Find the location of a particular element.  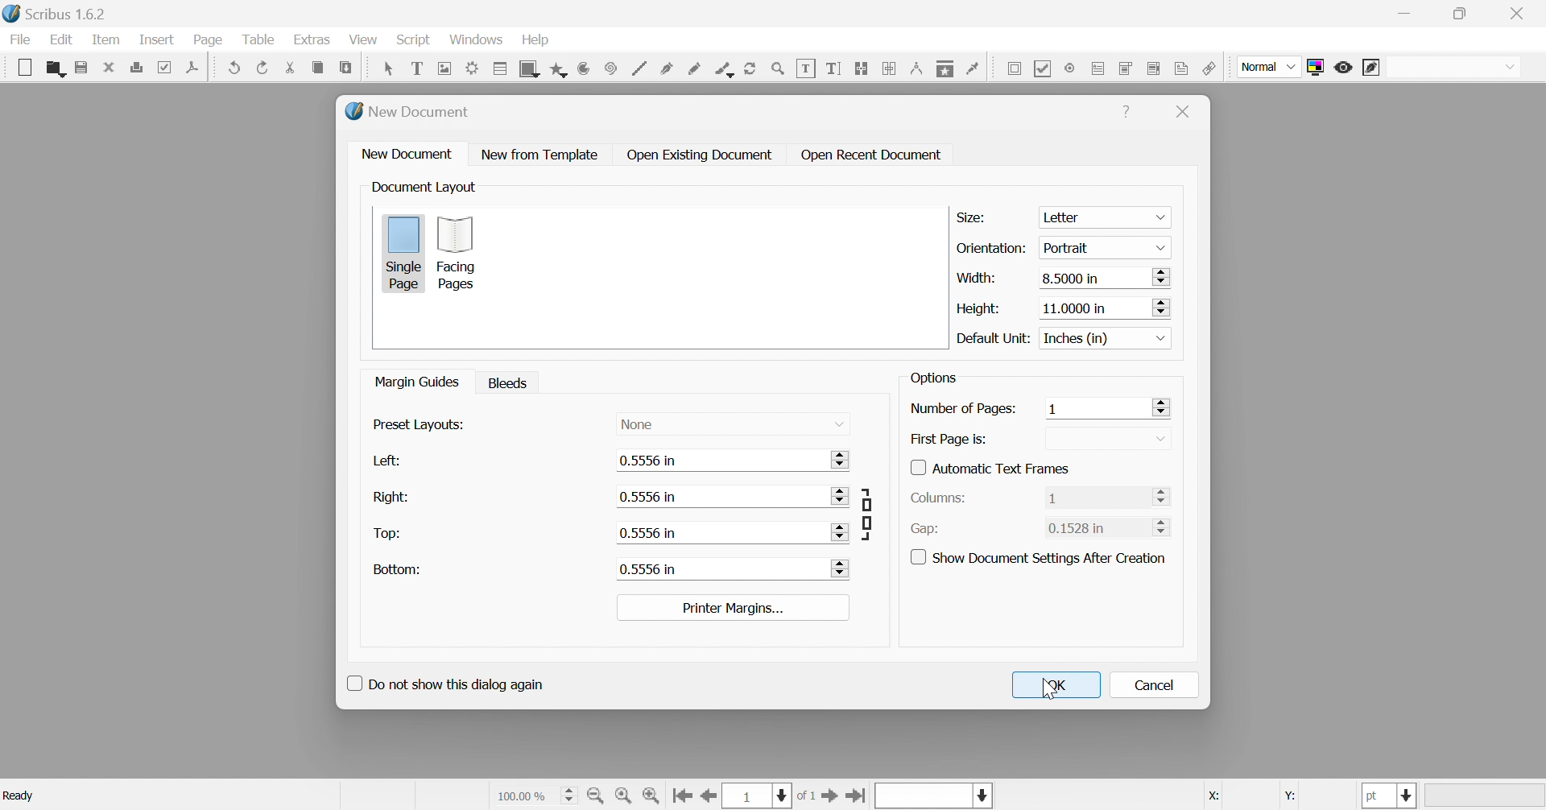

edit contents of frame is located at coordinates (808, 68).